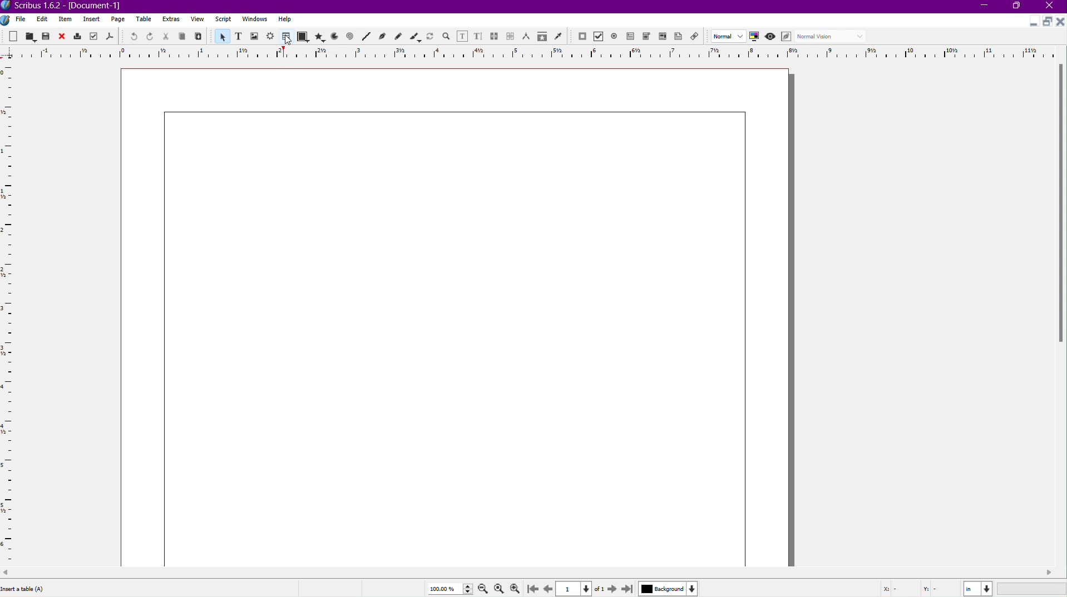 This screenshot has width=1067, height=597. Describe the element at coordinates (448, 588) in the screenshot. I see `Zoom Value` at that location.